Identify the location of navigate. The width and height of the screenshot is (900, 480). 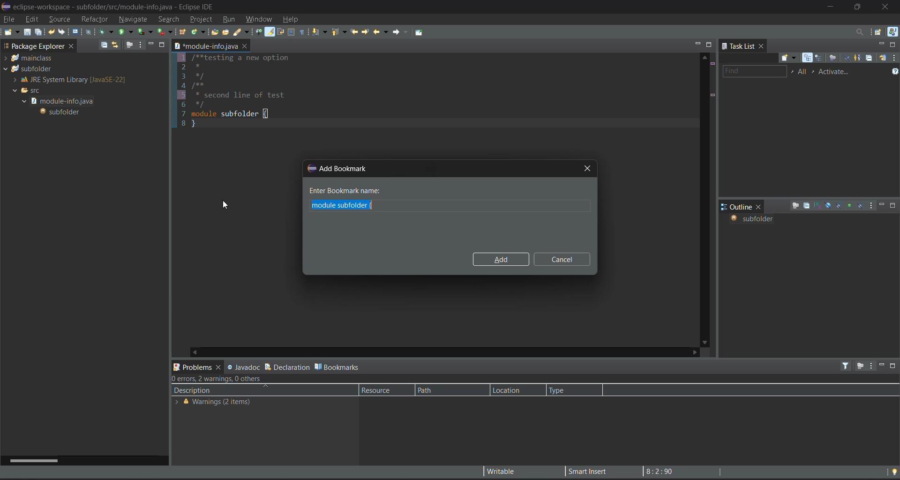
(132, 17).